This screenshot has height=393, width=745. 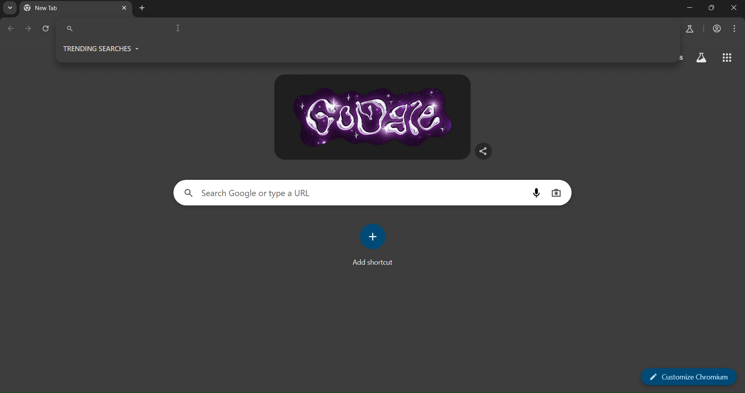 I want to click on search pnael, so click(x=166, y=28).